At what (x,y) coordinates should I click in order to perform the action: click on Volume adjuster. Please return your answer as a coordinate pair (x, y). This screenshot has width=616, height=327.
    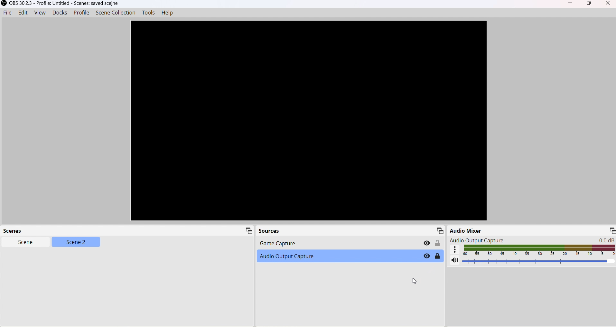
    Looking at the image, I should click on (539, 262).